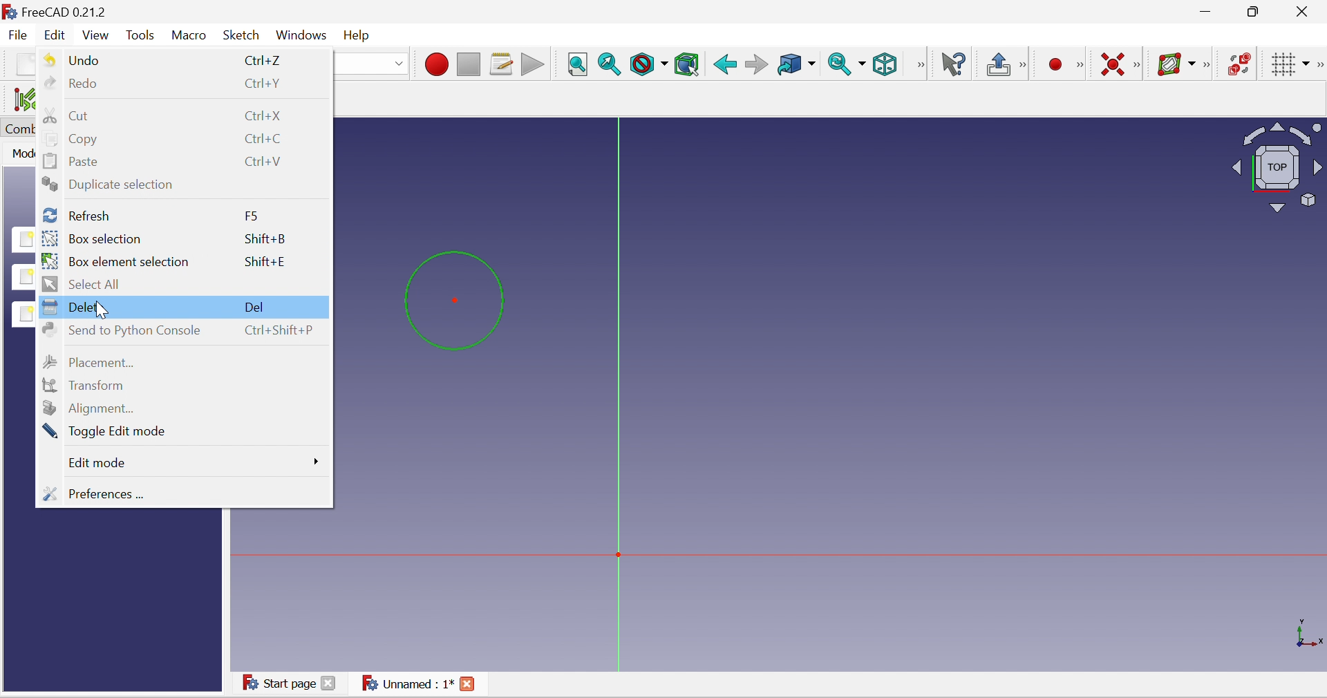 The height and width of the screenshot is (698, 1327). Describe the element at coordinates (279, 330) in the screenshot. I see `Ctrl+Shift+P` at that location.